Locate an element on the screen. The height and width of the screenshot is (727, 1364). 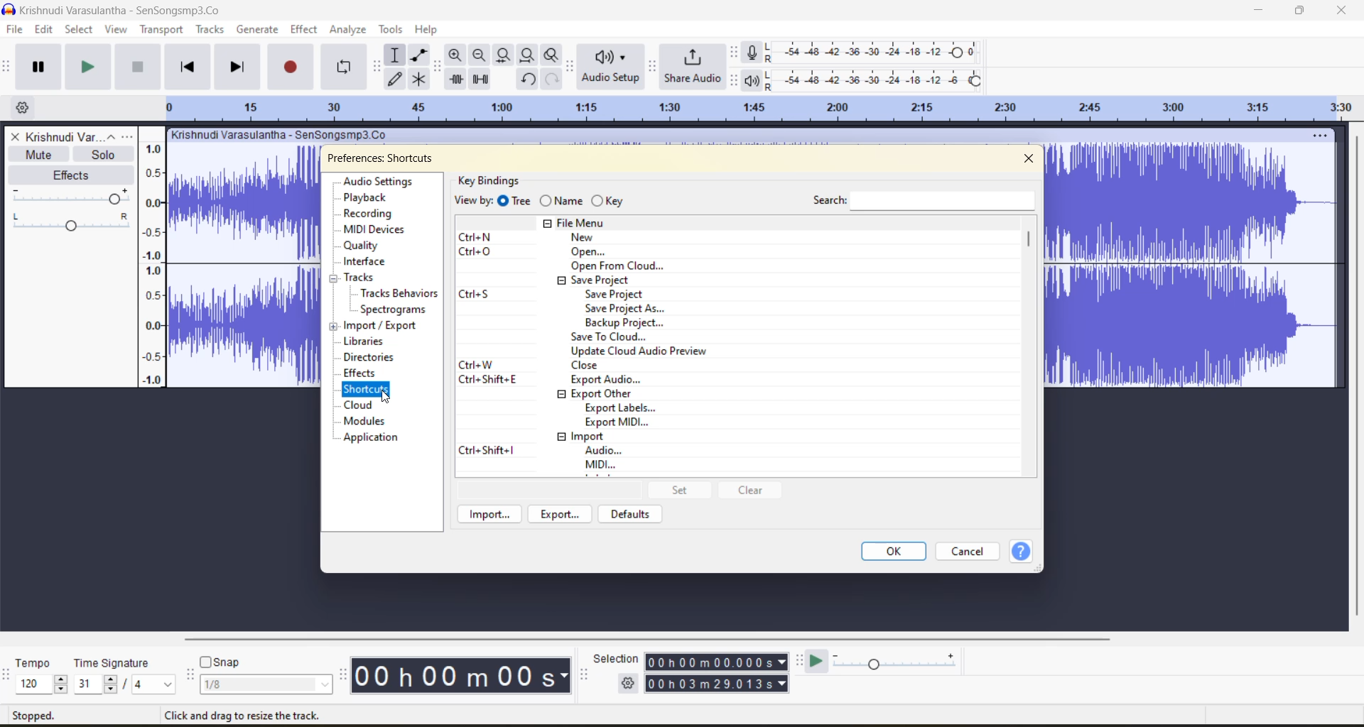
silence audio selection is located at coordinates (483, 80).